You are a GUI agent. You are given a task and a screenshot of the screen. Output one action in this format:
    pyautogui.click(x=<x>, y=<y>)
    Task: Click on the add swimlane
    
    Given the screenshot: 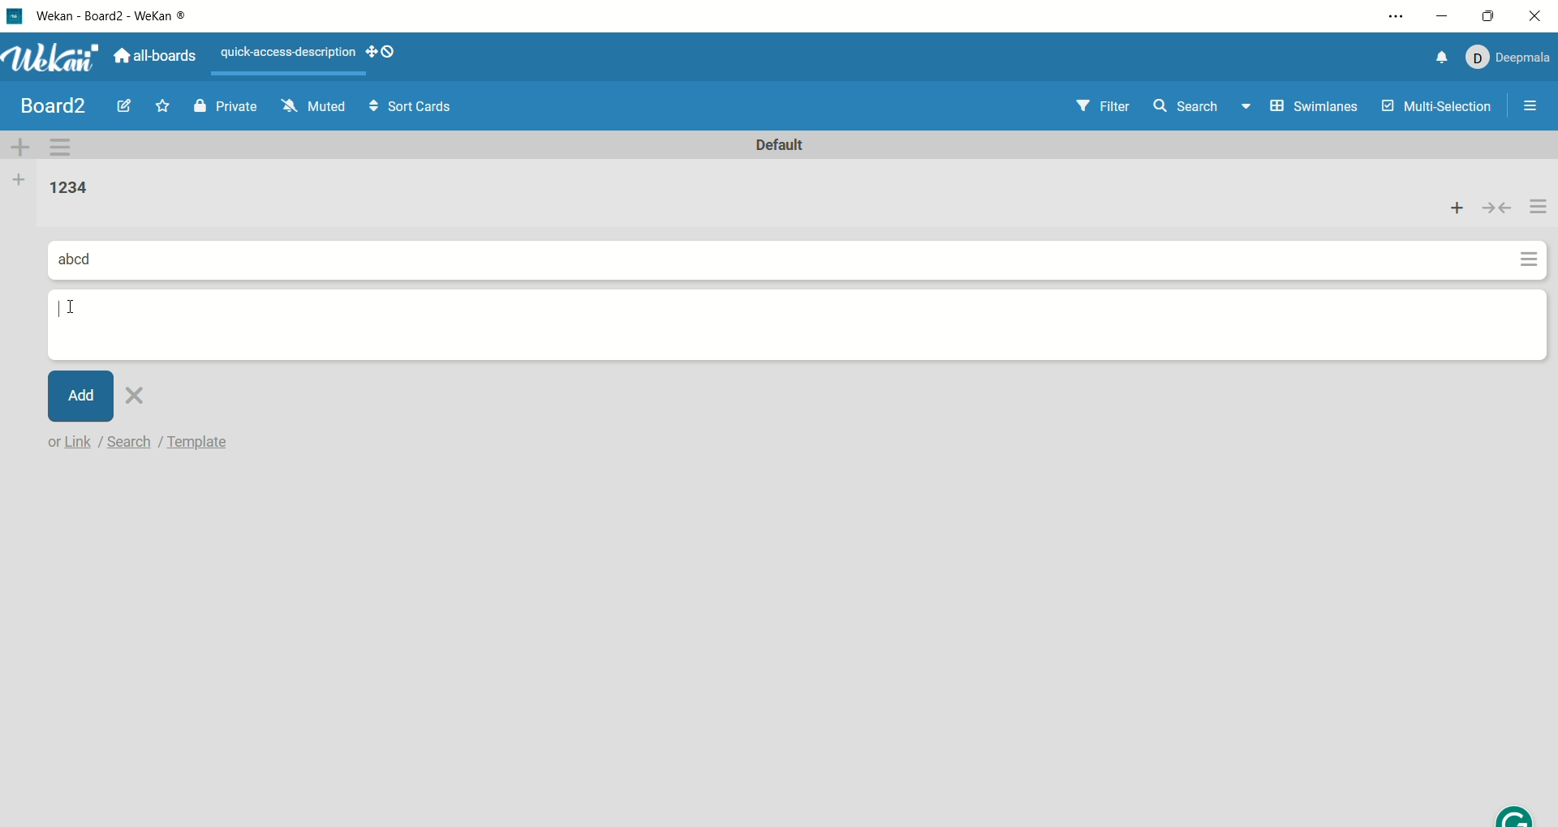 What is the action you would take?
    pyautogui.click(x=21, y=143)
    